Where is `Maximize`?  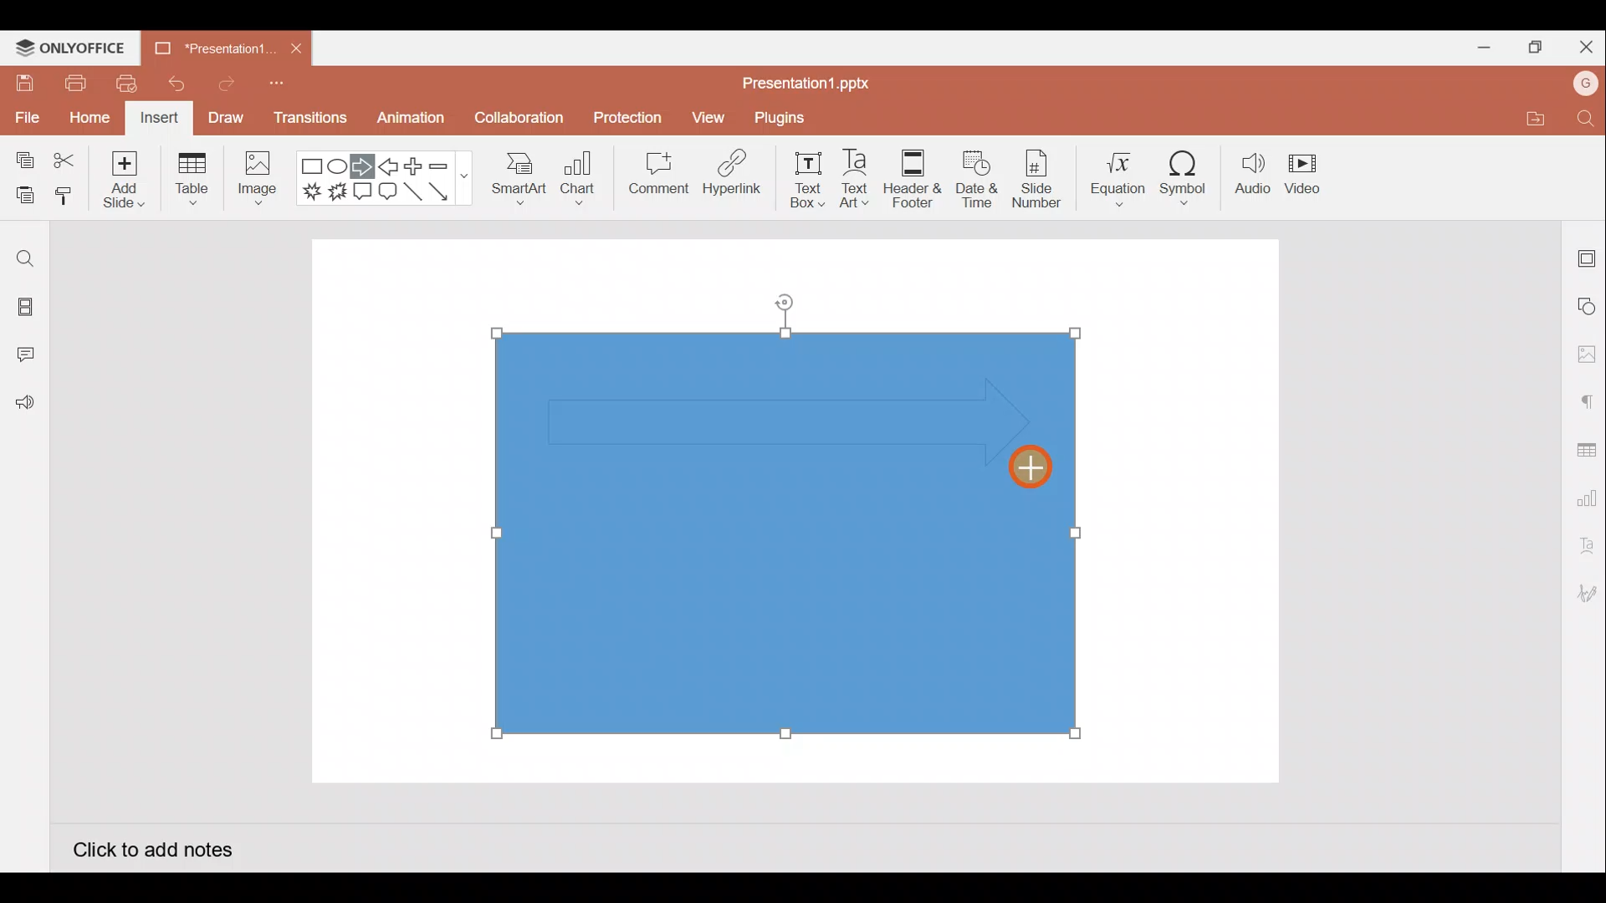
Maximize is located at coordinates (1531, 48).